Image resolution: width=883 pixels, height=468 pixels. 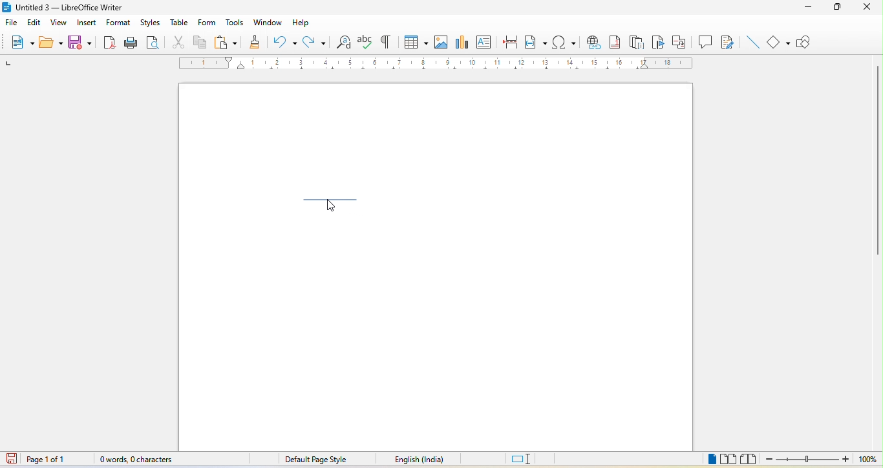 What do you see at coordinates (315, 459) in the screenshot?
I see `default page style` at bounding box center [315, 459].